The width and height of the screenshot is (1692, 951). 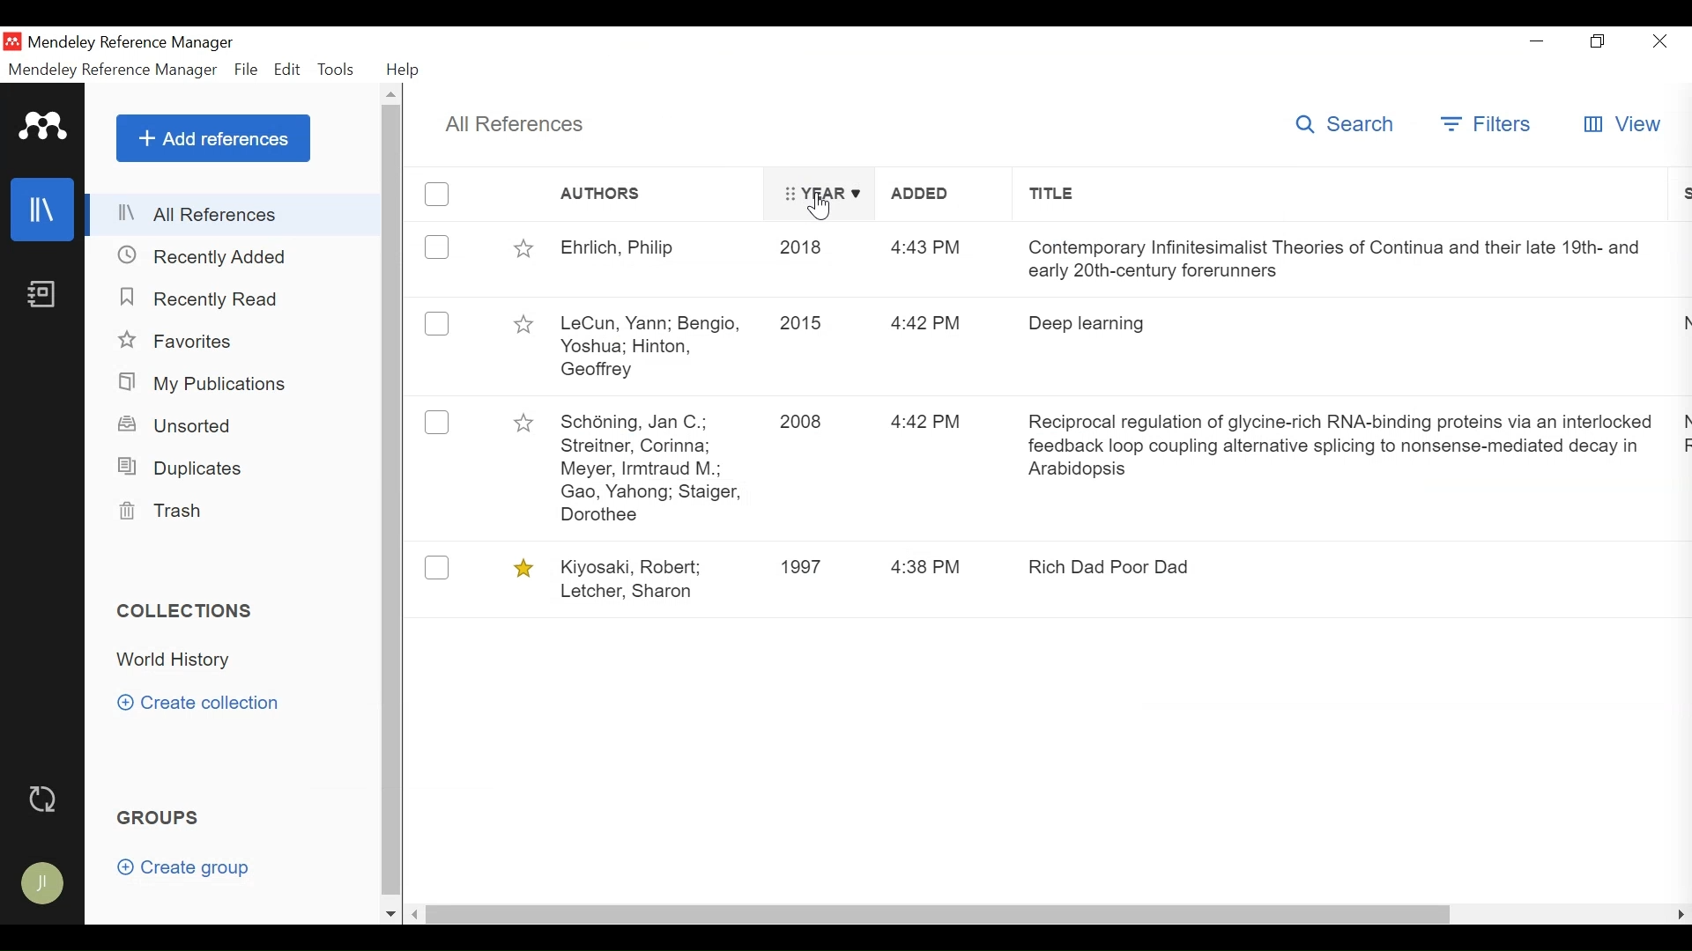 I want to click on Scroll , so click(x=395, y=501).